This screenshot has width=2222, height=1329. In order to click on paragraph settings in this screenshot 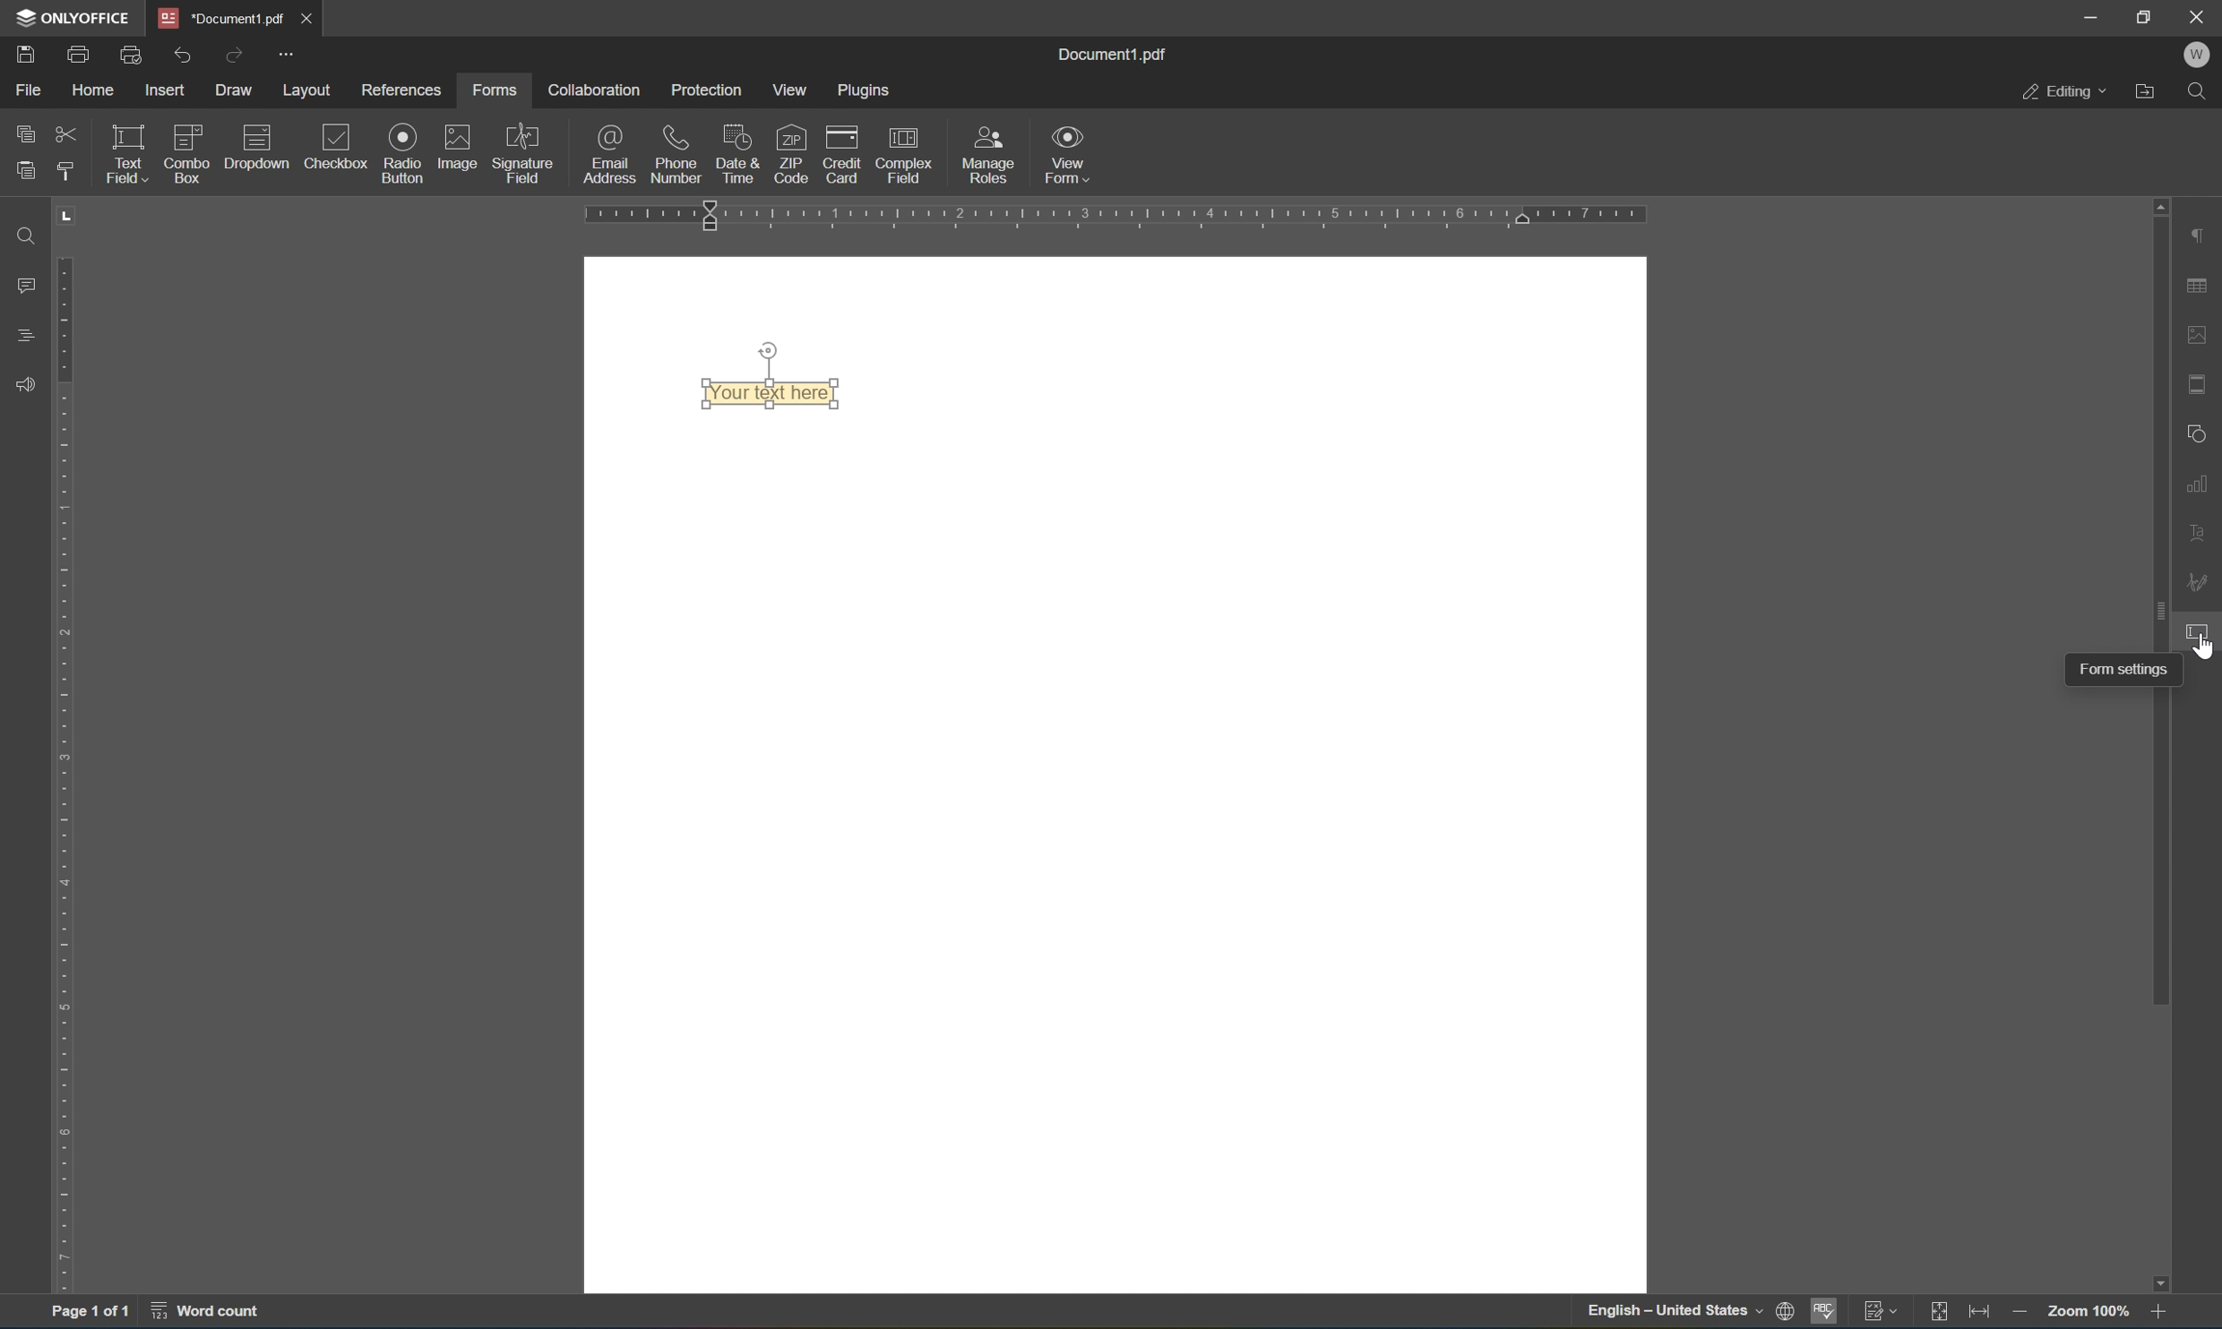, I will do `click(2198, 235)`.